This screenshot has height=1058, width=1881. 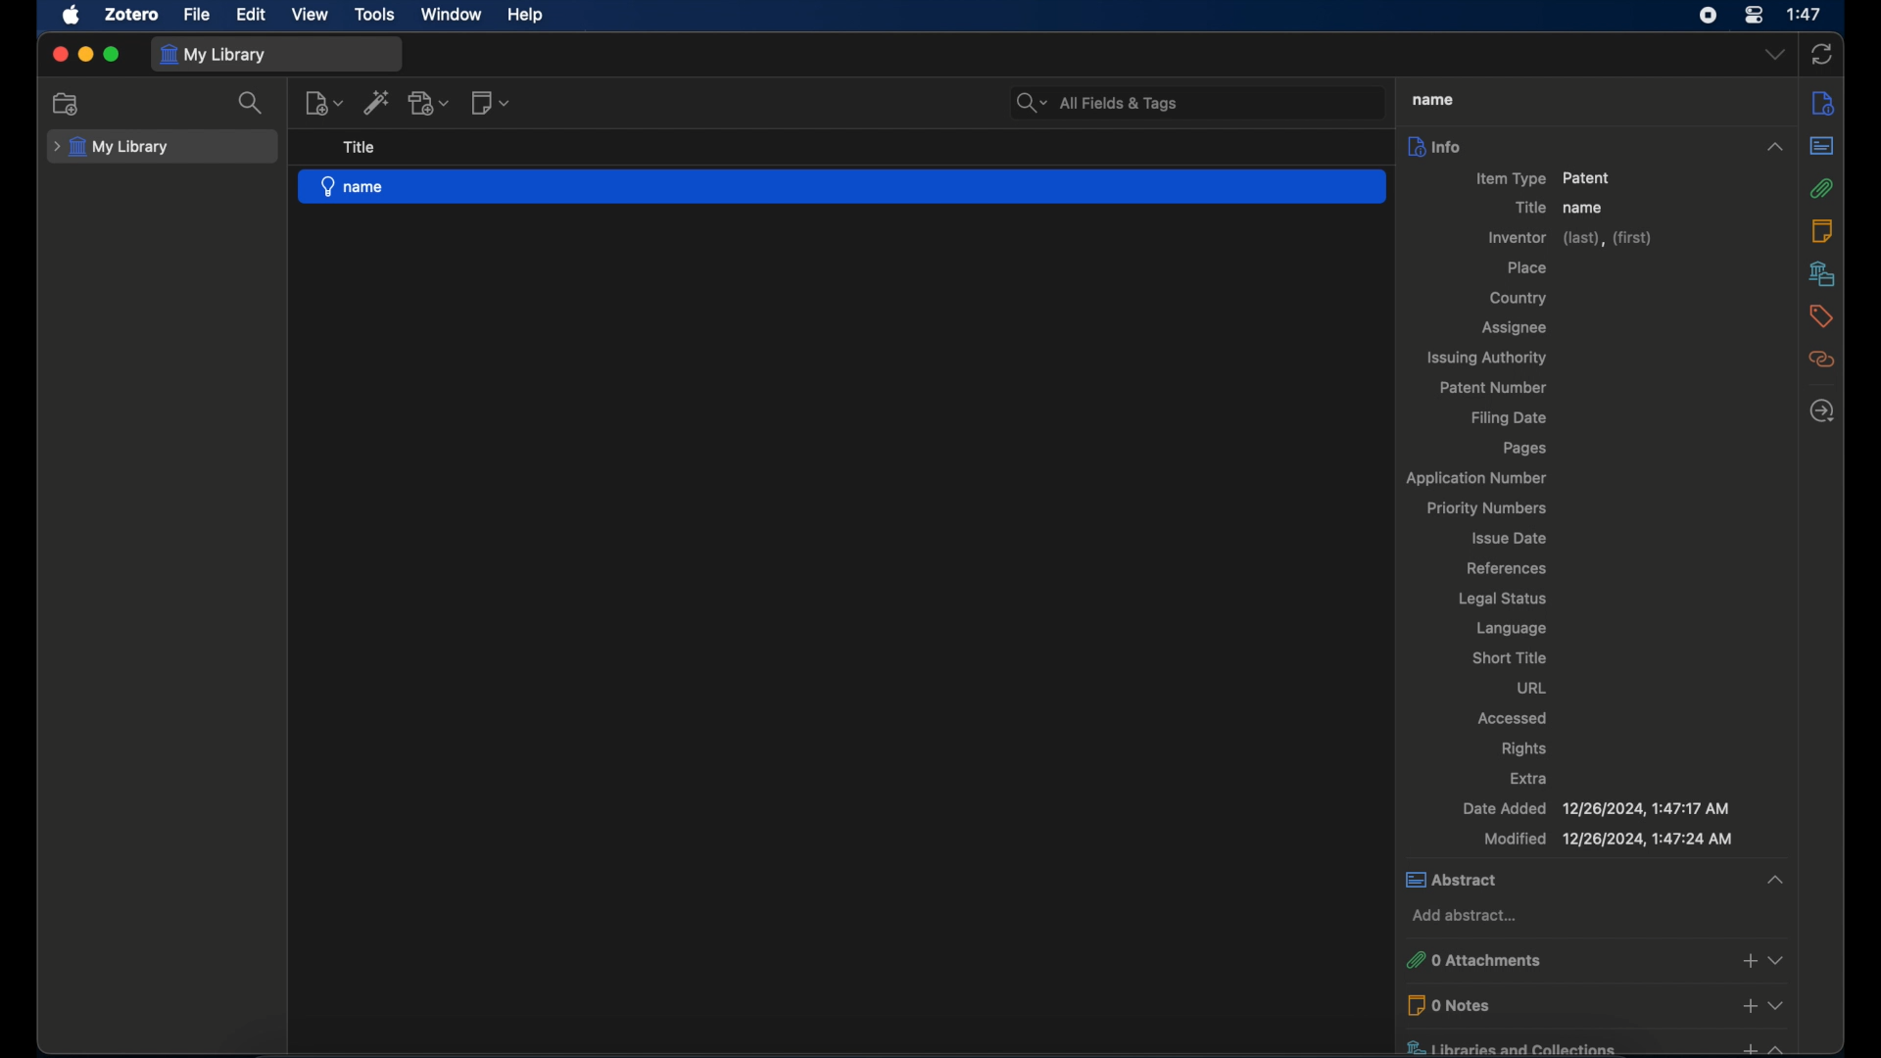 What do you see at coordinates (1194, 101) in the screenshot?
I see `All Fields & Tags` at bounding box center [1194, 101].